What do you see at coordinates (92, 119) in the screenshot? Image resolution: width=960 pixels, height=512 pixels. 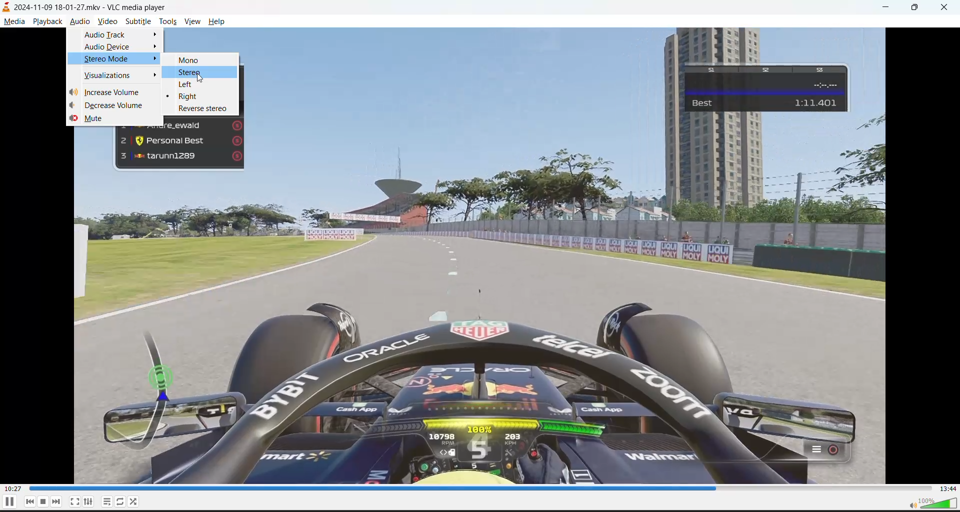 I see `mute` at bounding box center [92, 119].